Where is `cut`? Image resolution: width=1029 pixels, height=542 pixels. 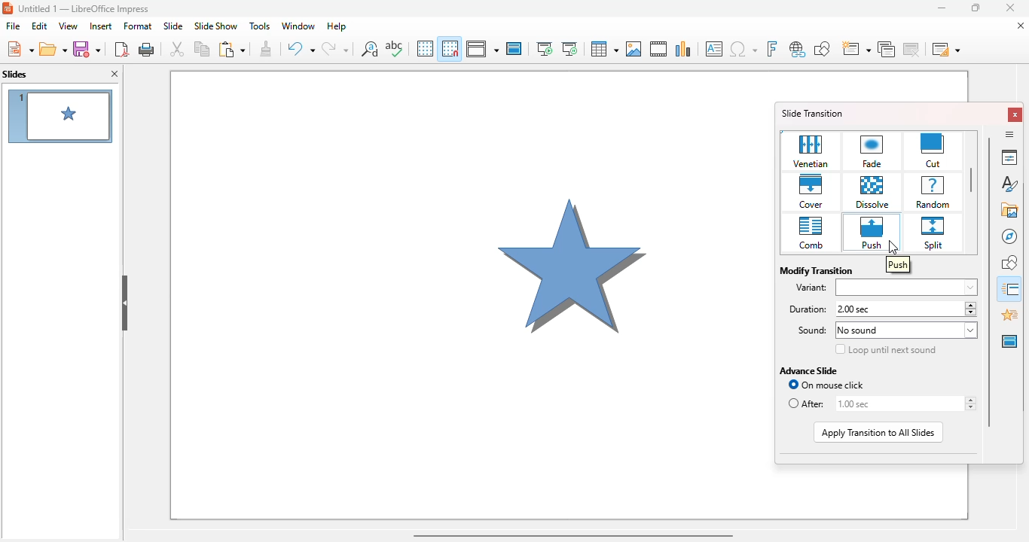
cut is located at coordinates (177, 48).